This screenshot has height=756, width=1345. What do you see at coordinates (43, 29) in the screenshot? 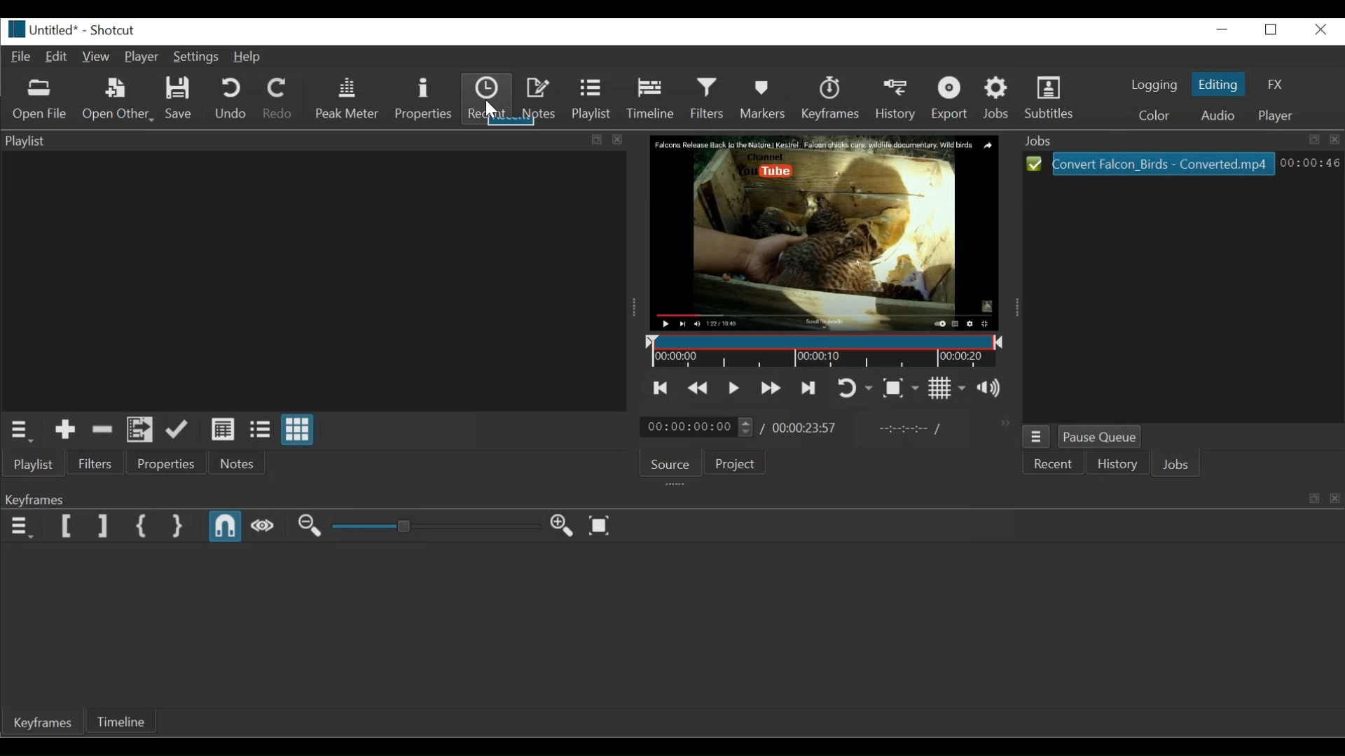
I see `File Name` at bounding box center [43, 29].